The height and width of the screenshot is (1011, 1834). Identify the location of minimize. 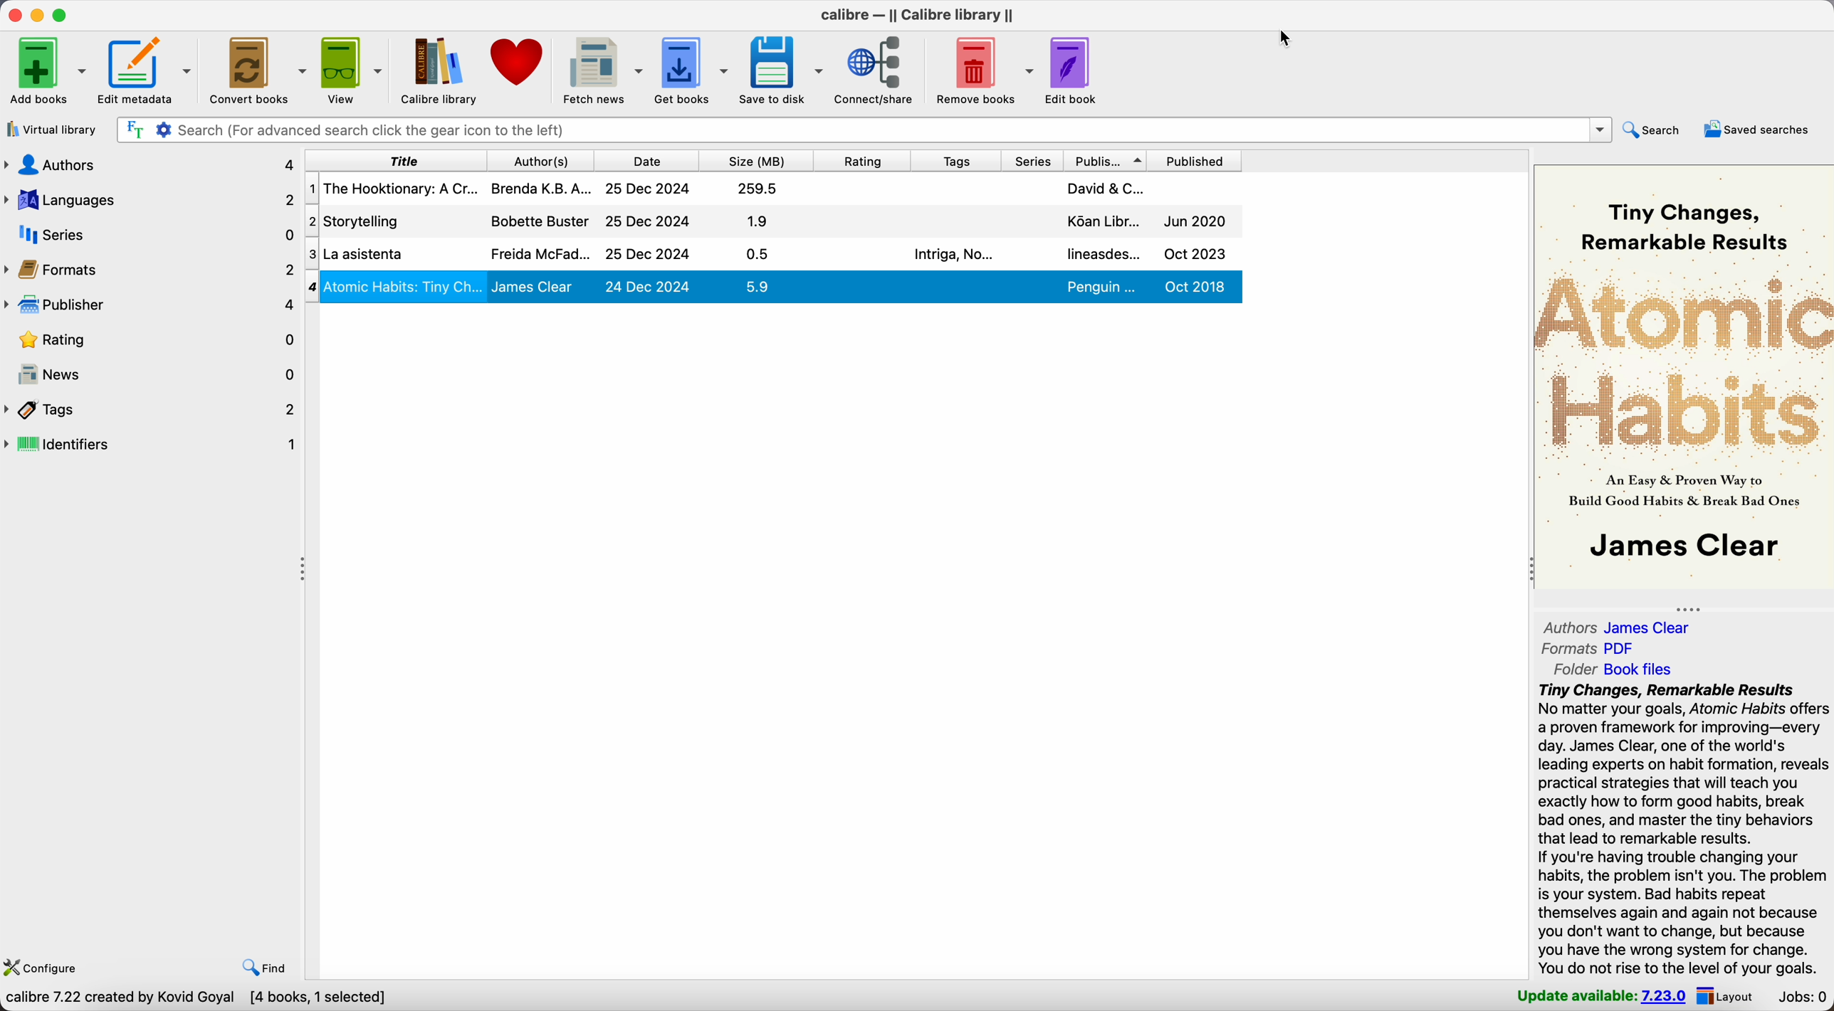
(38, 15).